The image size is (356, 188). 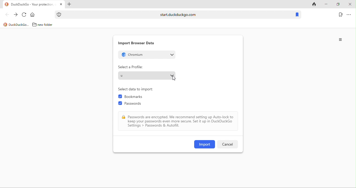 I want to click on option, so click(x=349, y=14).